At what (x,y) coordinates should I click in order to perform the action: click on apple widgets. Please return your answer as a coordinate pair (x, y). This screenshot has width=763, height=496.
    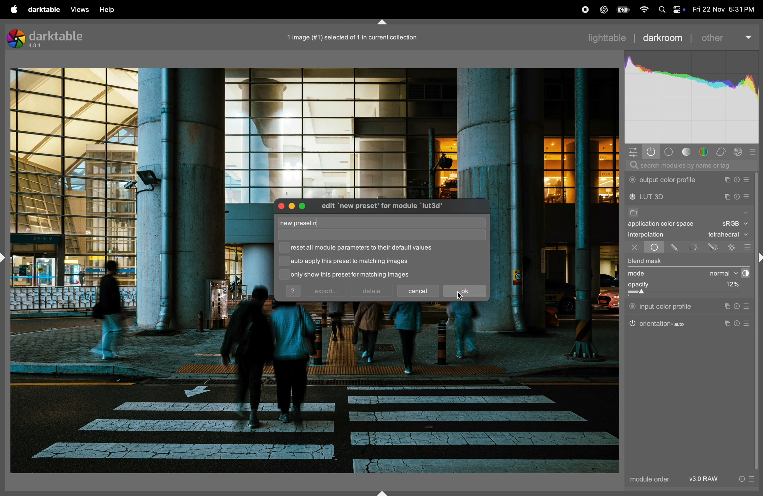
    Looking at the image, I should click on (678, 9).